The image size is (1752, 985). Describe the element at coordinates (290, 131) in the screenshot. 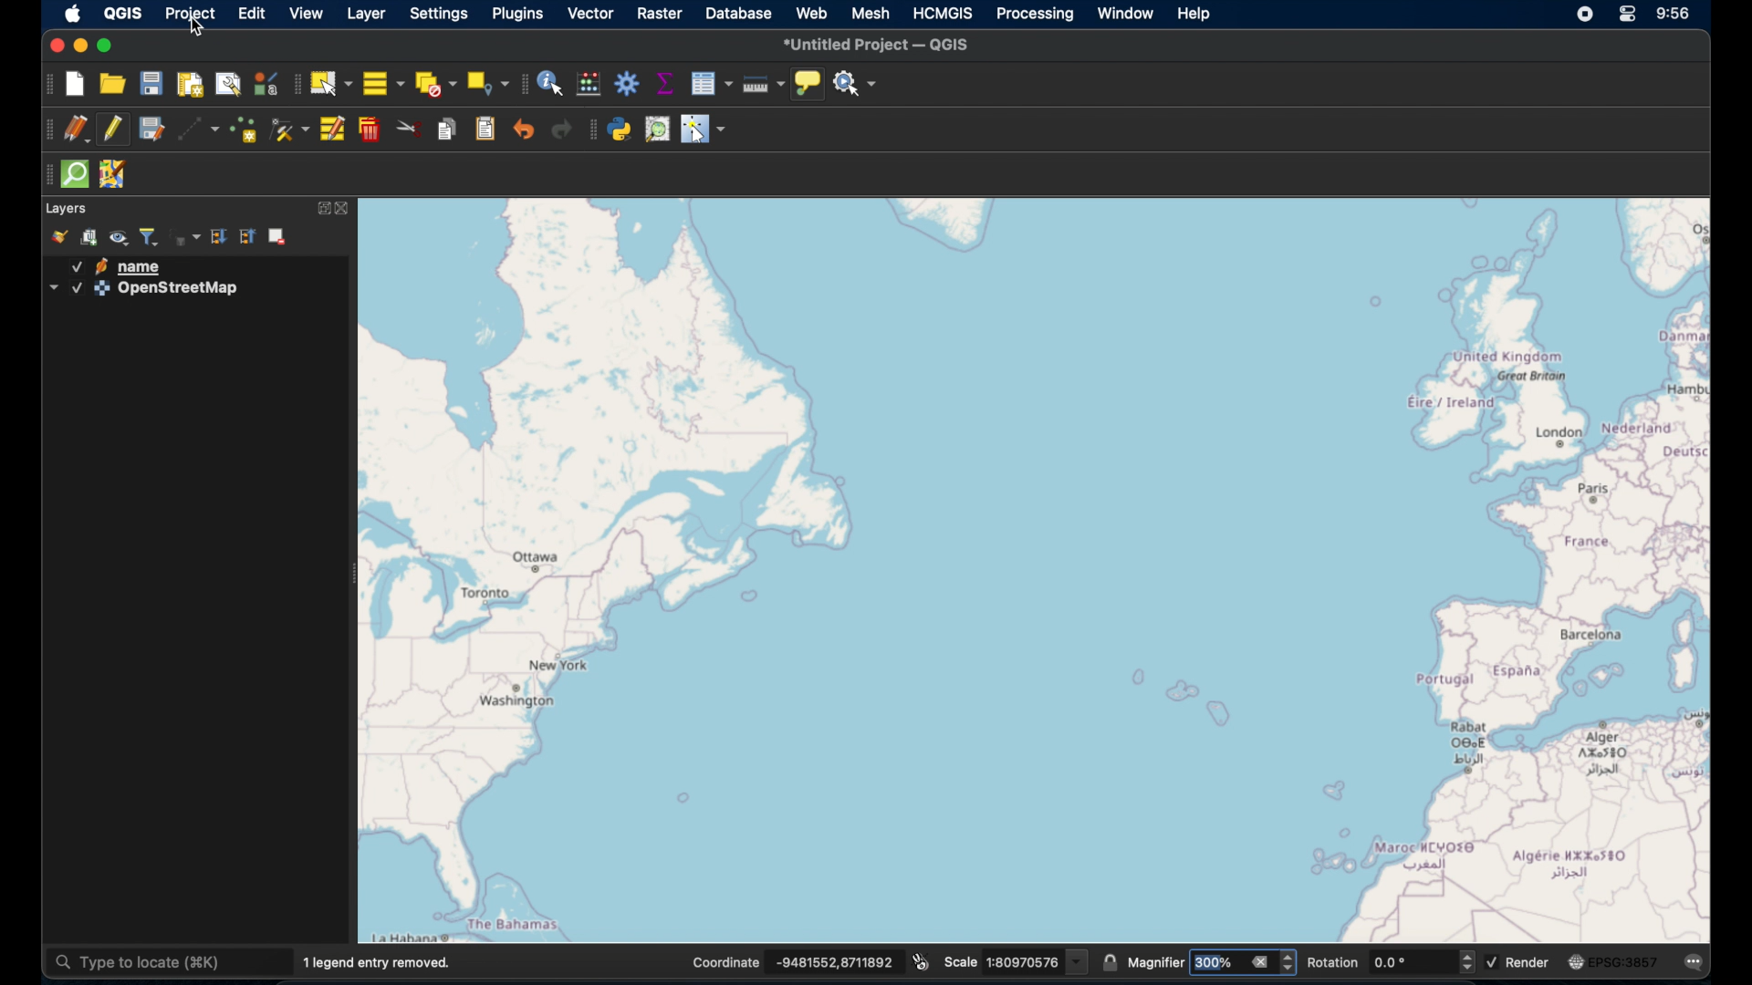

I see `vertex tool` at that location.